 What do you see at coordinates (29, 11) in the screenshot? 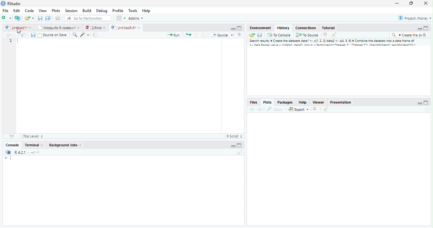
I see `Code` at bounding box center [29, 11].